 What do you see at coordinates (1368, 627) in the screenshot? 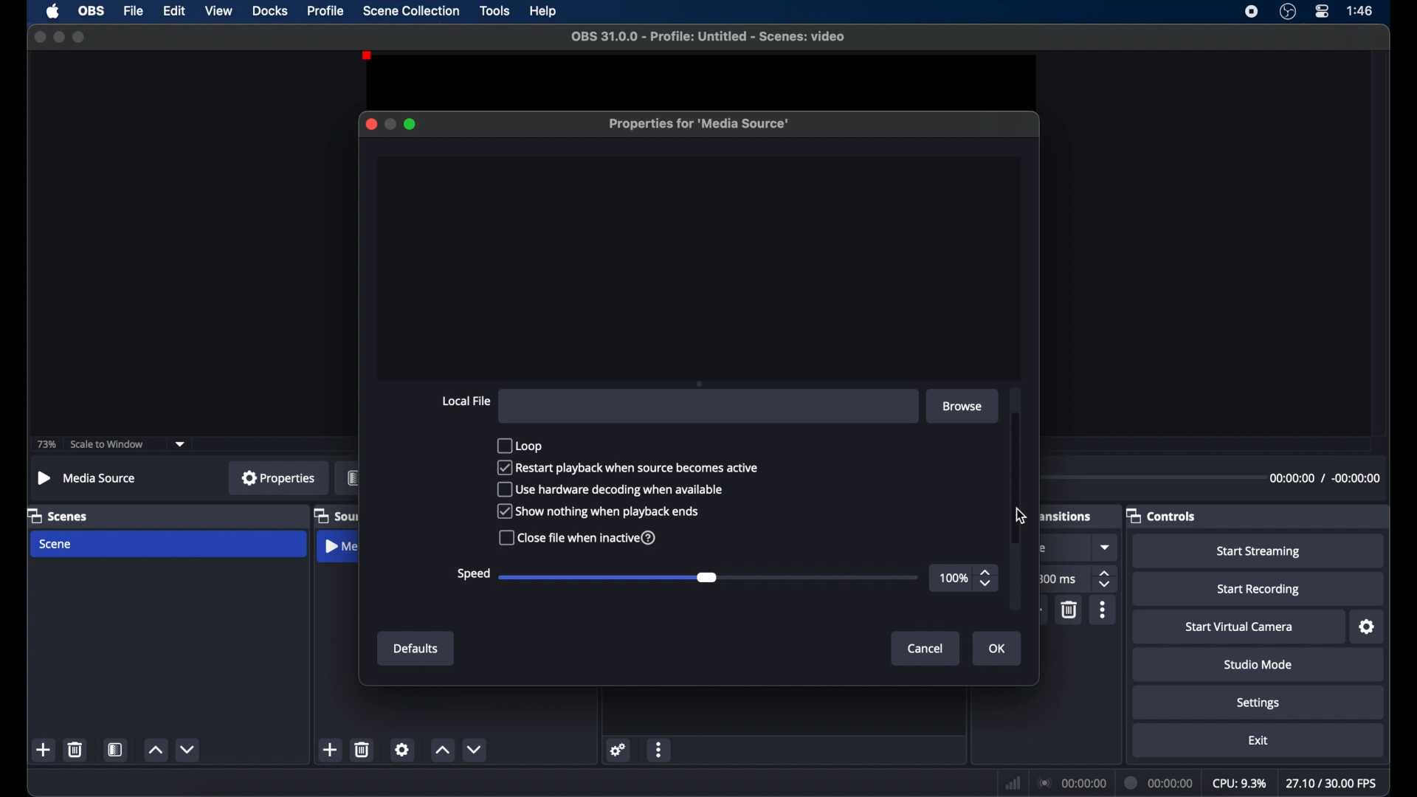
I see `settings` at bounding box center [1368, 627].